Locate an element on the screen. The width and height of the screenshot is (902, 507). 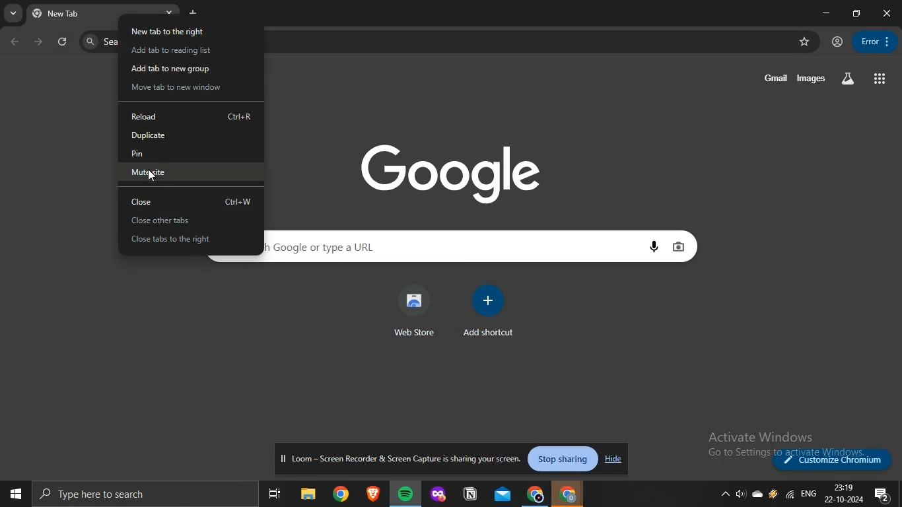
reload  is located at coordinates (191, 118).